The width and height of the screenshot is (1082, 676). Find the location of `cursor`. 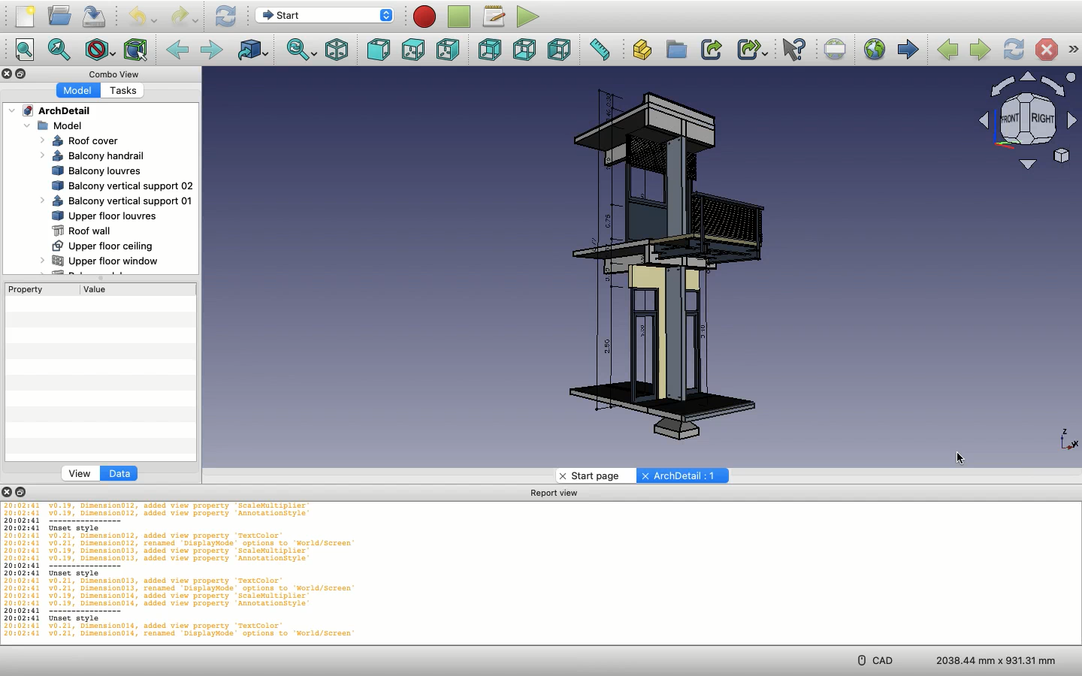

cursor is located at coordinates (962, 457).